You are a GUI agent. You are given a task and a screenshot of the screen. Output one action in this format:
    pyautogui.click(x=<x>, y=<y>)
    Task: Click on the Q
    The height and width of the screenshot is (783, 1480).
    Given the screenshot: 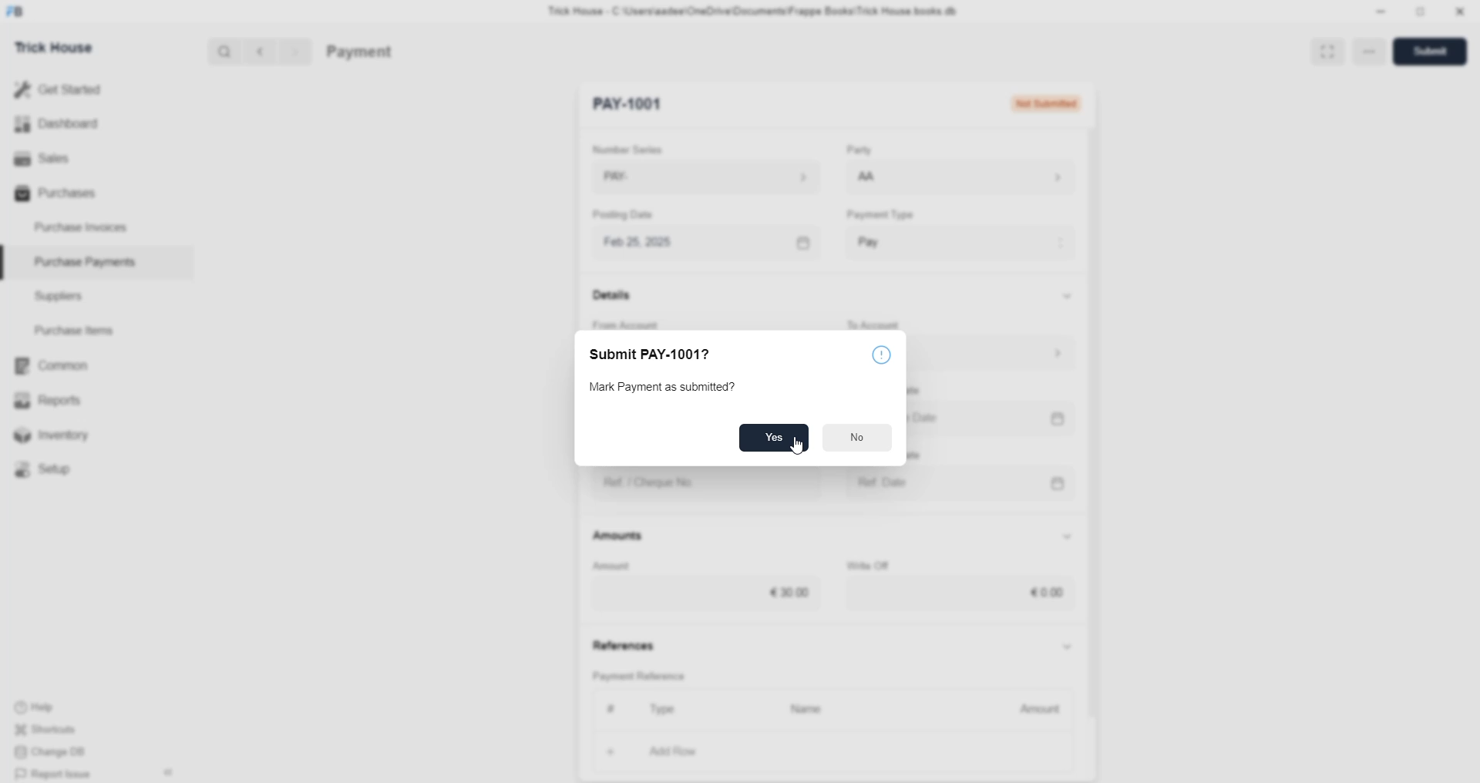 What is the action you would take?
    pyautogui.click(x=219, y=50)
    